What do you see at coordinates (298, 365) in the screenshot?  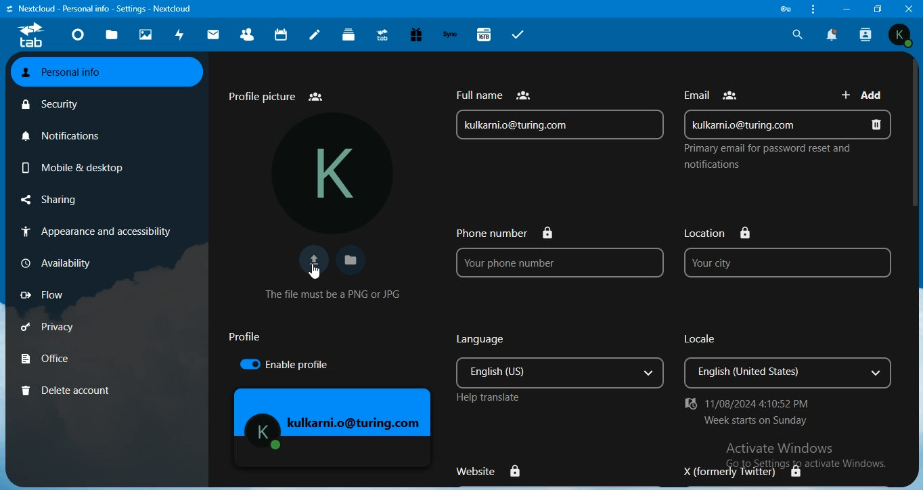 I see `enable proflle` at bounding box center [298, 365].